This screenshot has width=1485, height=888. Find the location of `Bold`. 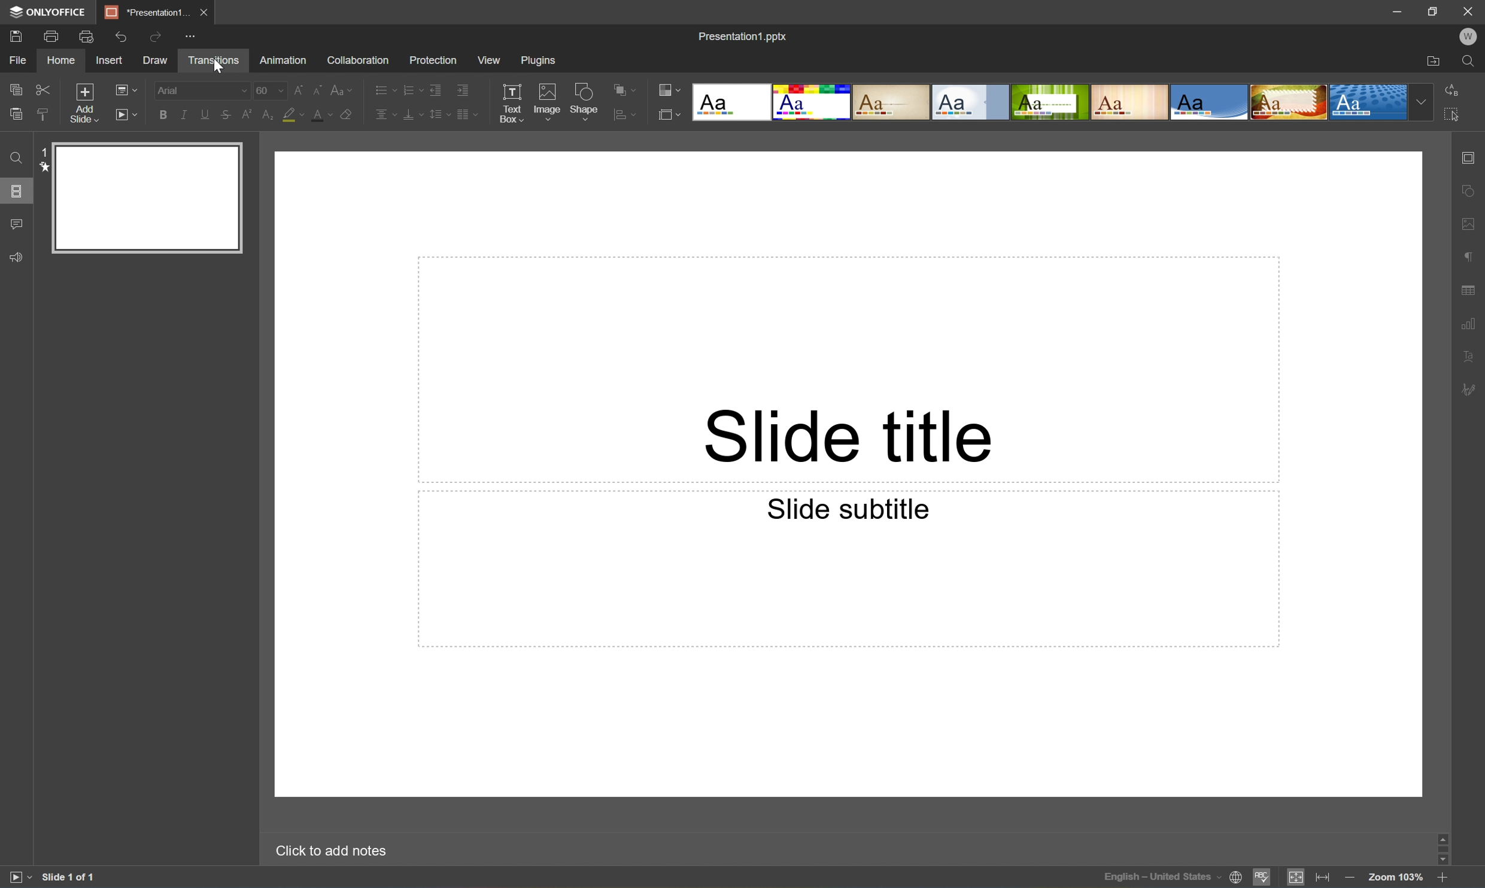

Bold is located at coordinates (163, 115).